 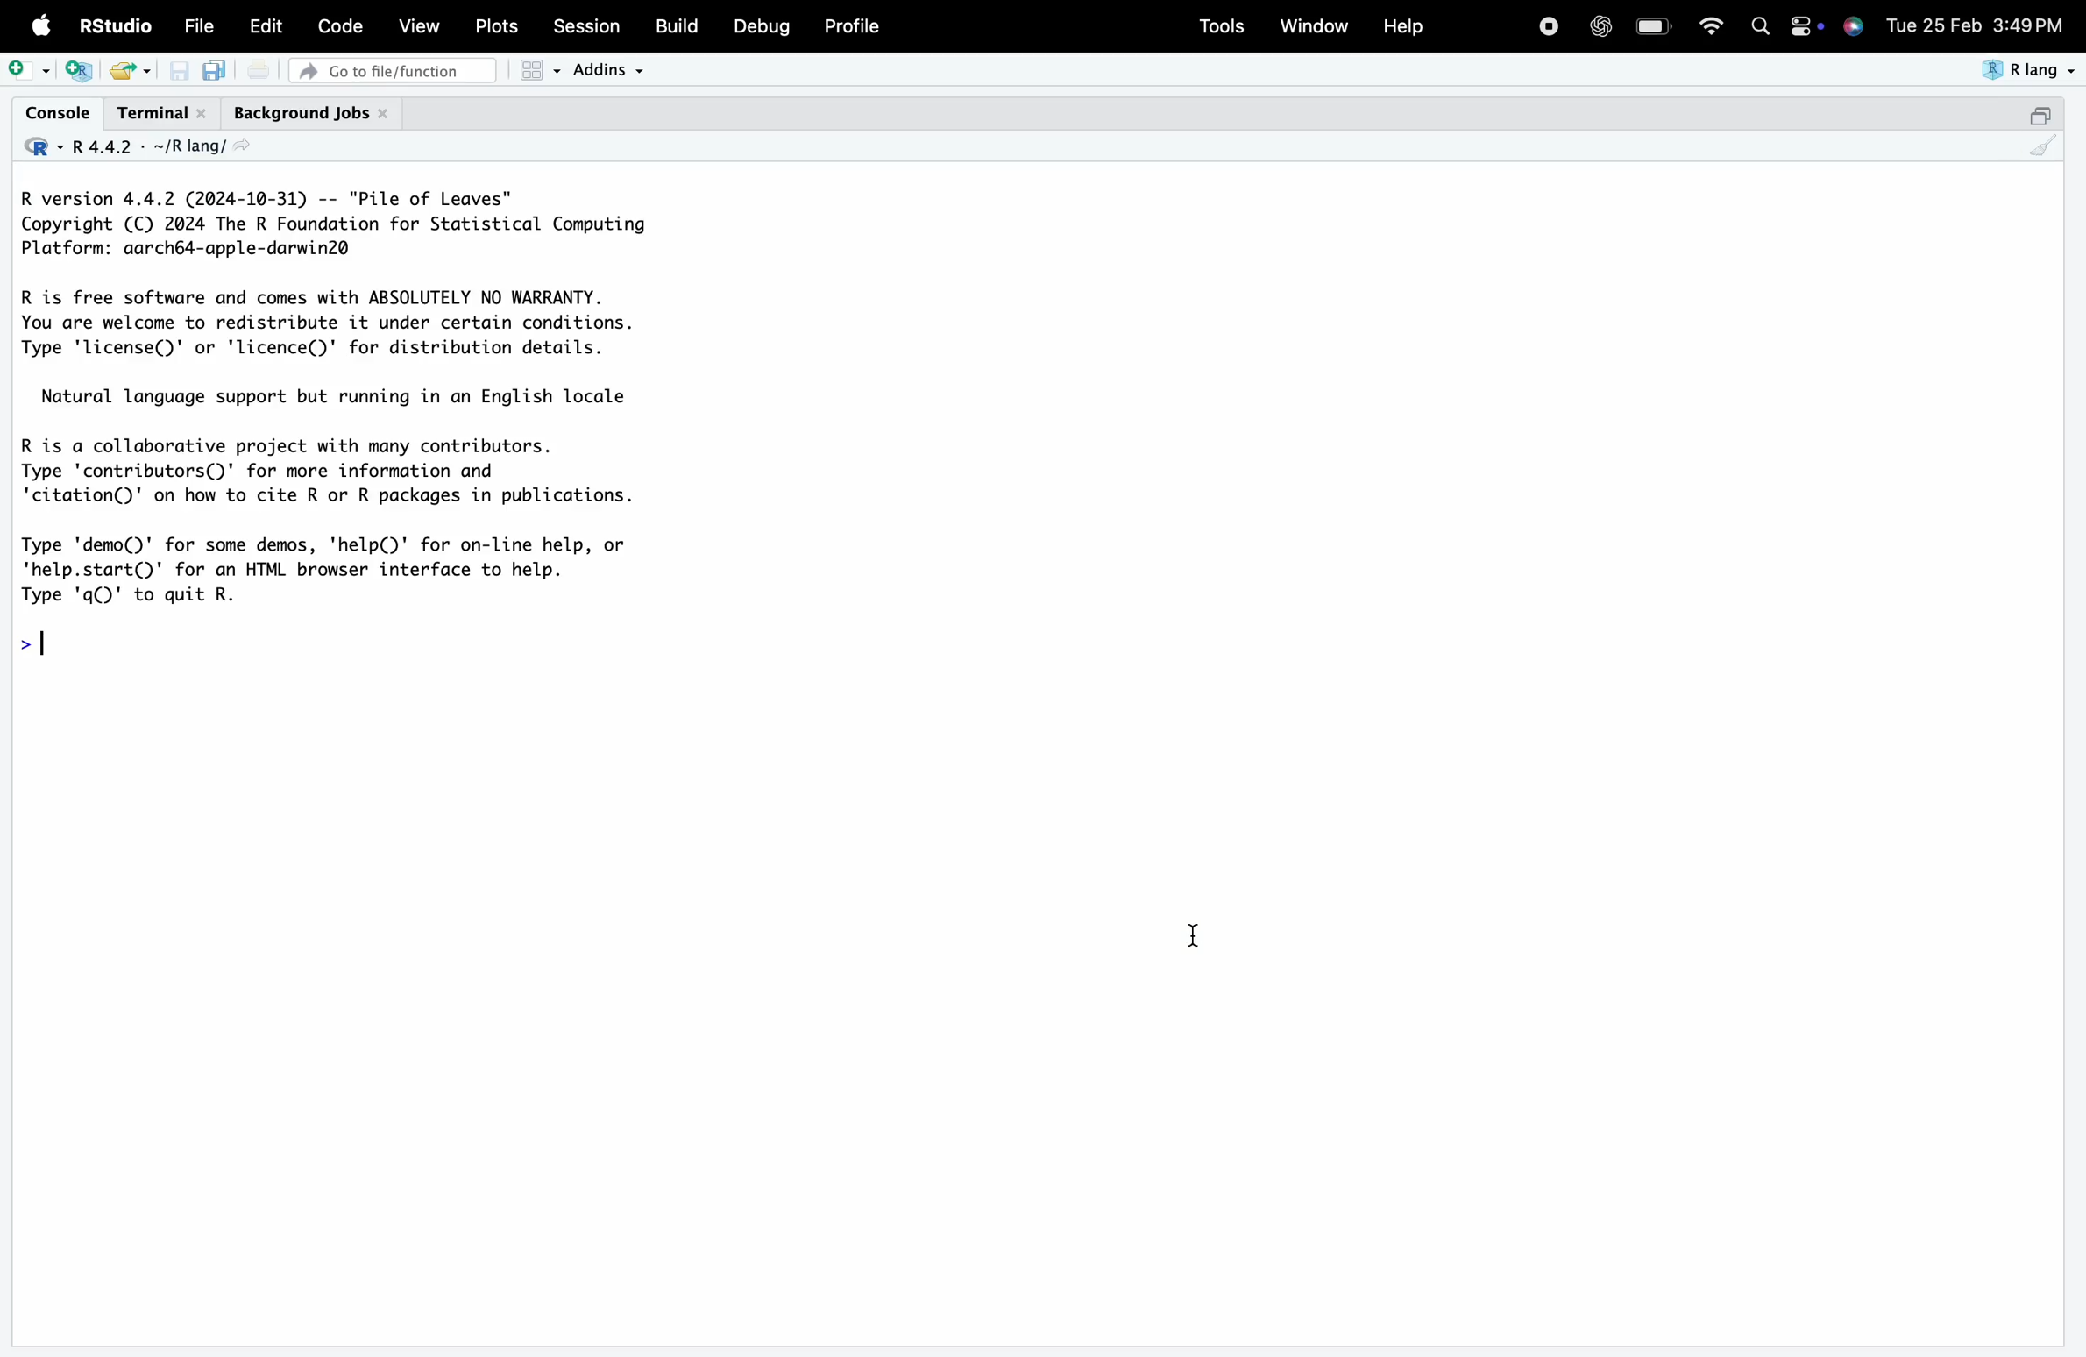 I want to click on Profile, so click(x=854, y=25).